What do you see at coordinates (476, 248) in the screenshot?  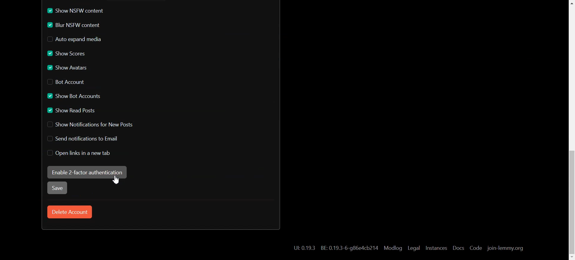 I see `Code` at bounding box center [476, 248].